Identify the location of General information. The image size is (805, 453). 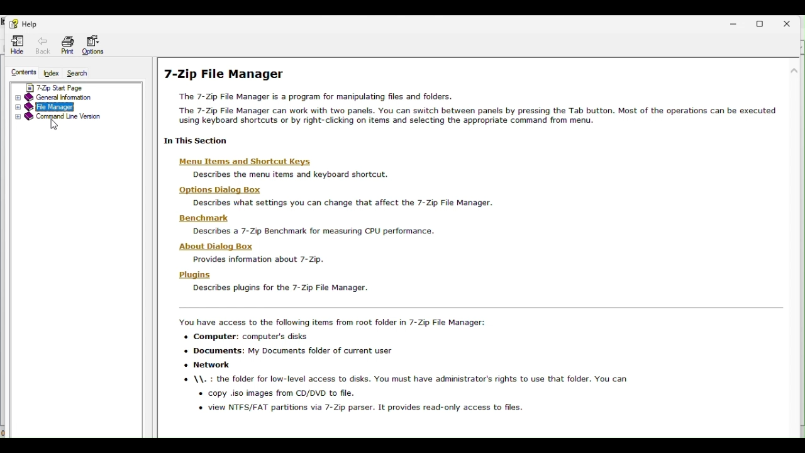
(58, 97).